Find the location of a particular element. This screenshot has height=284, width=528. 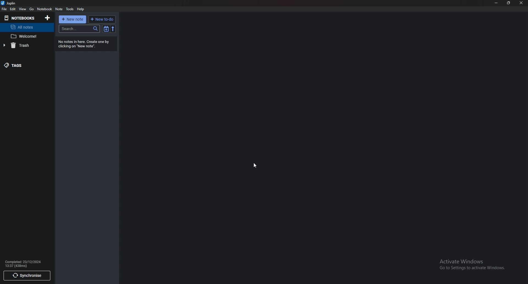

Tools is located at coordinates (70, 9).